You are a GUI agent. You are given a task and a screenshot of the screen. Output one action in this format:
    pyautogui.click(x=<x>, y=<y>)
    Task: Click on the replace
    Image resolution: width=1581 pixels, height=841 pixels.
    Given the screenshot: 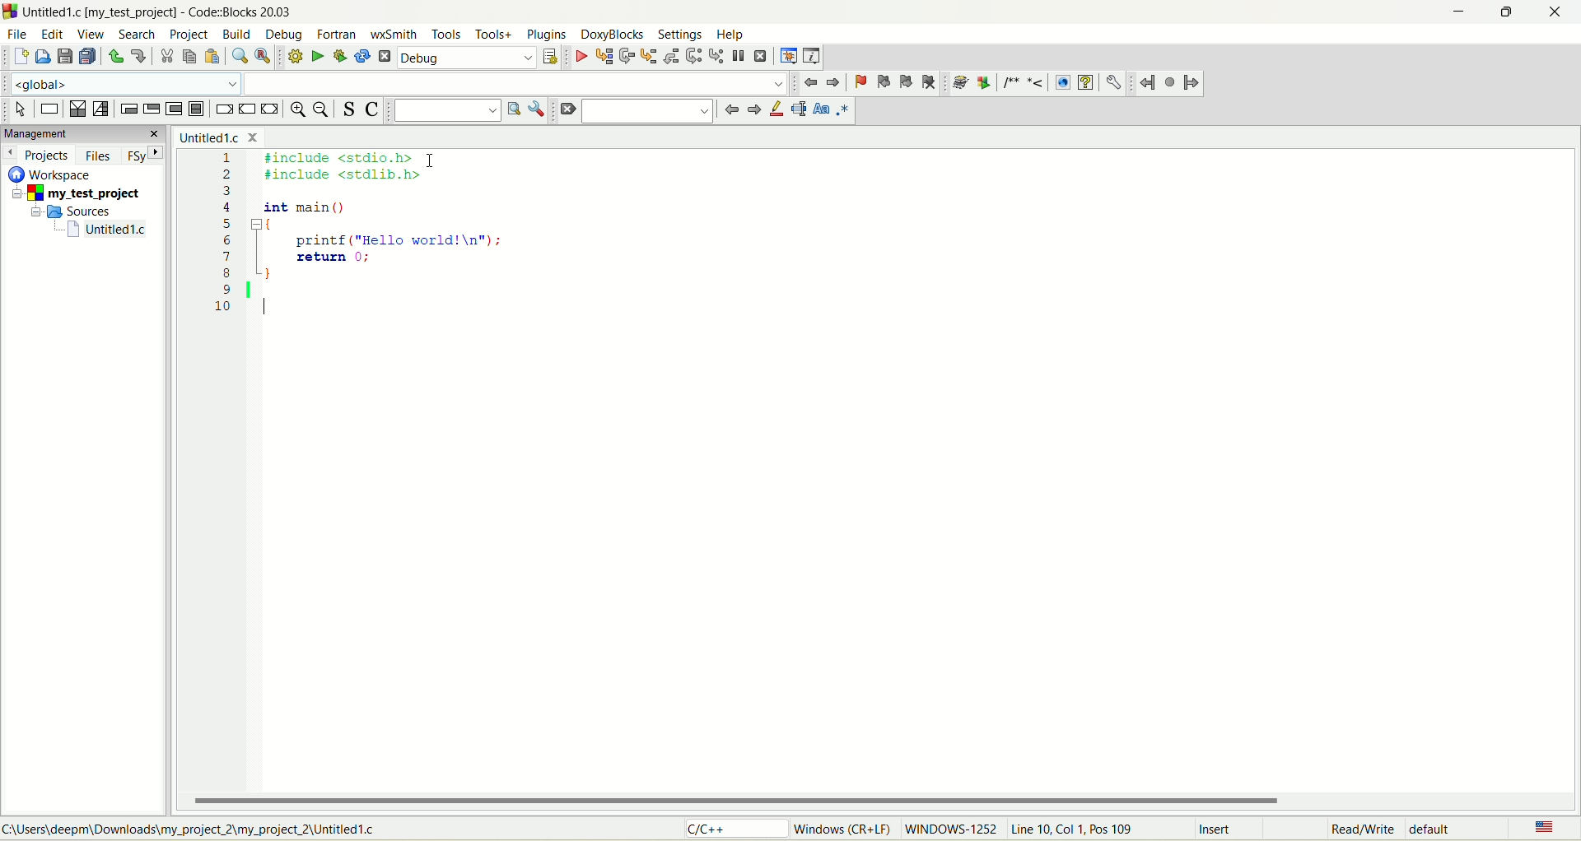 What is the action you would take?
    pyautogui.click(x=262, y=56)
    